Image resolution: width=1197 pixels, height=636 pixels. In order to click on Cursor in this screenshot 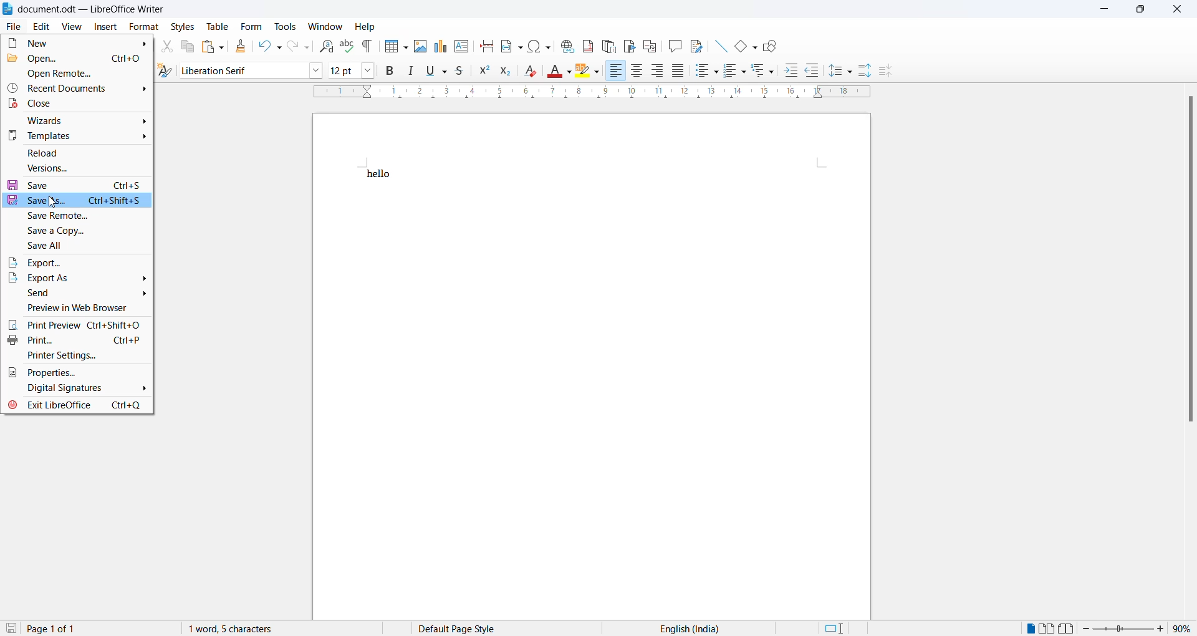, I will do `click(54, 201)`.